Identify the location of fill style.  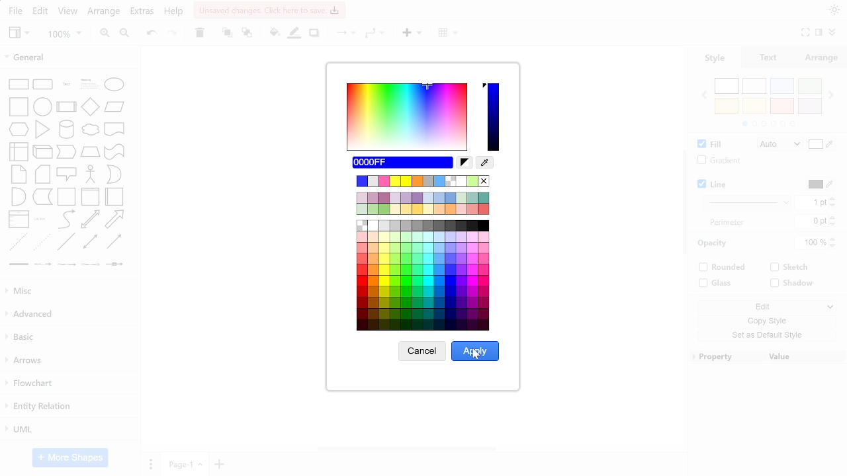
(777, 145).